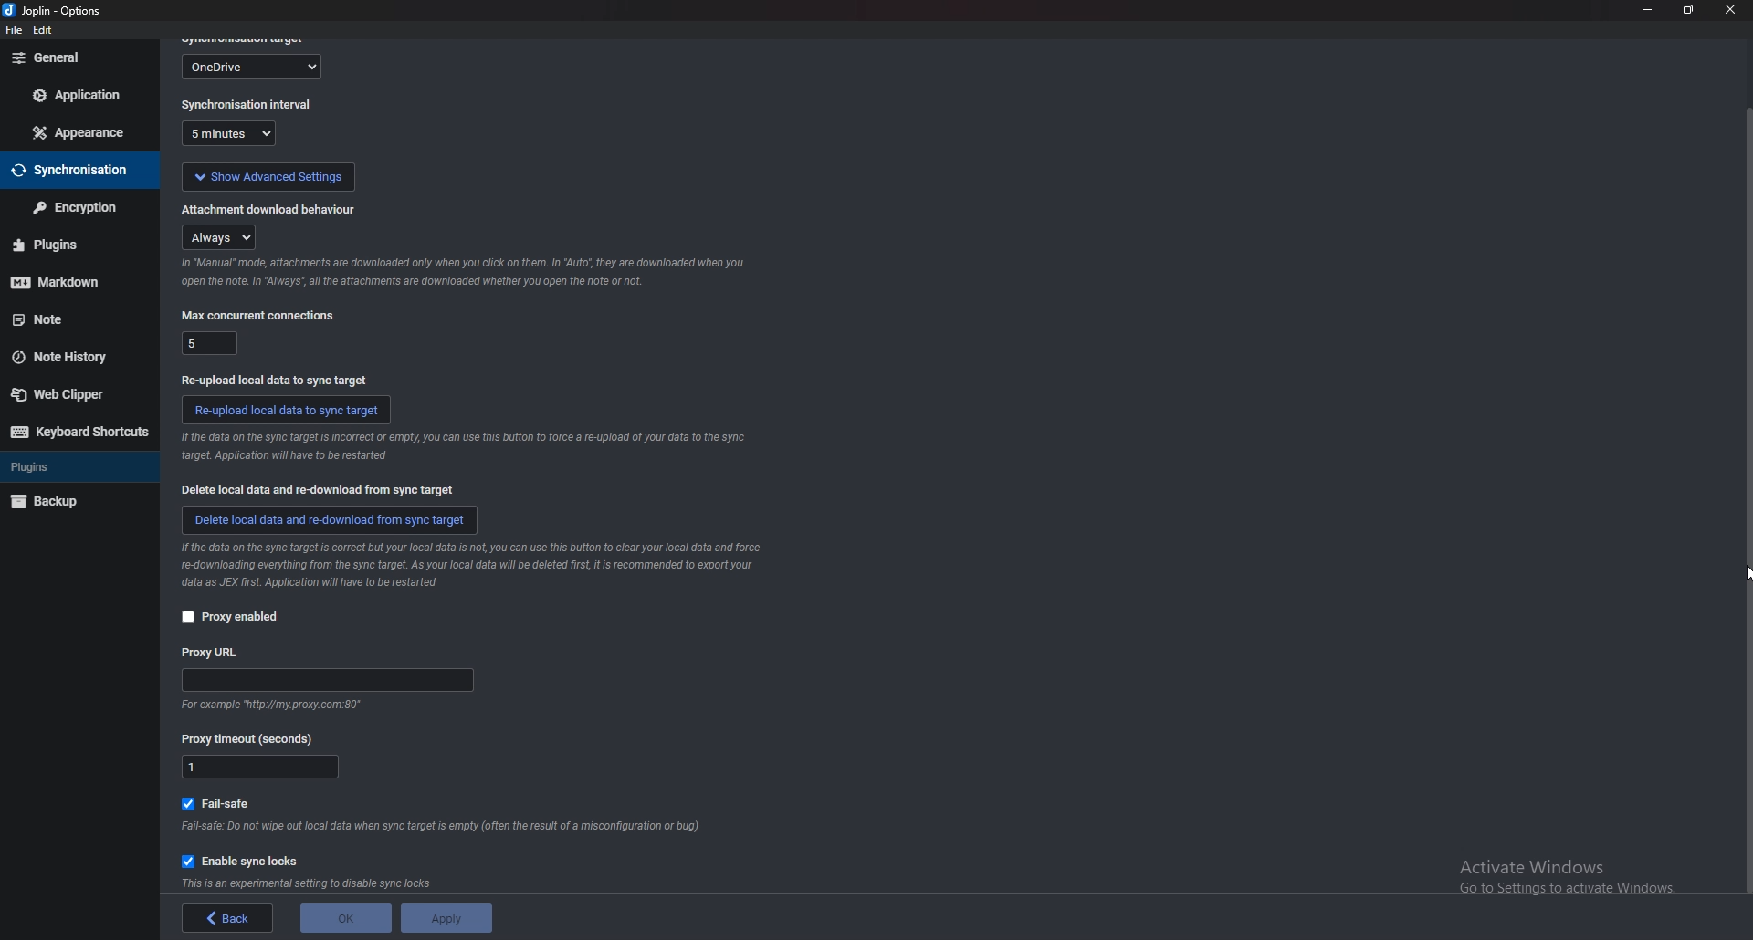  Describe the element at coordinates (288, 409) in the screenshot. I see `reupload local data` at that location.